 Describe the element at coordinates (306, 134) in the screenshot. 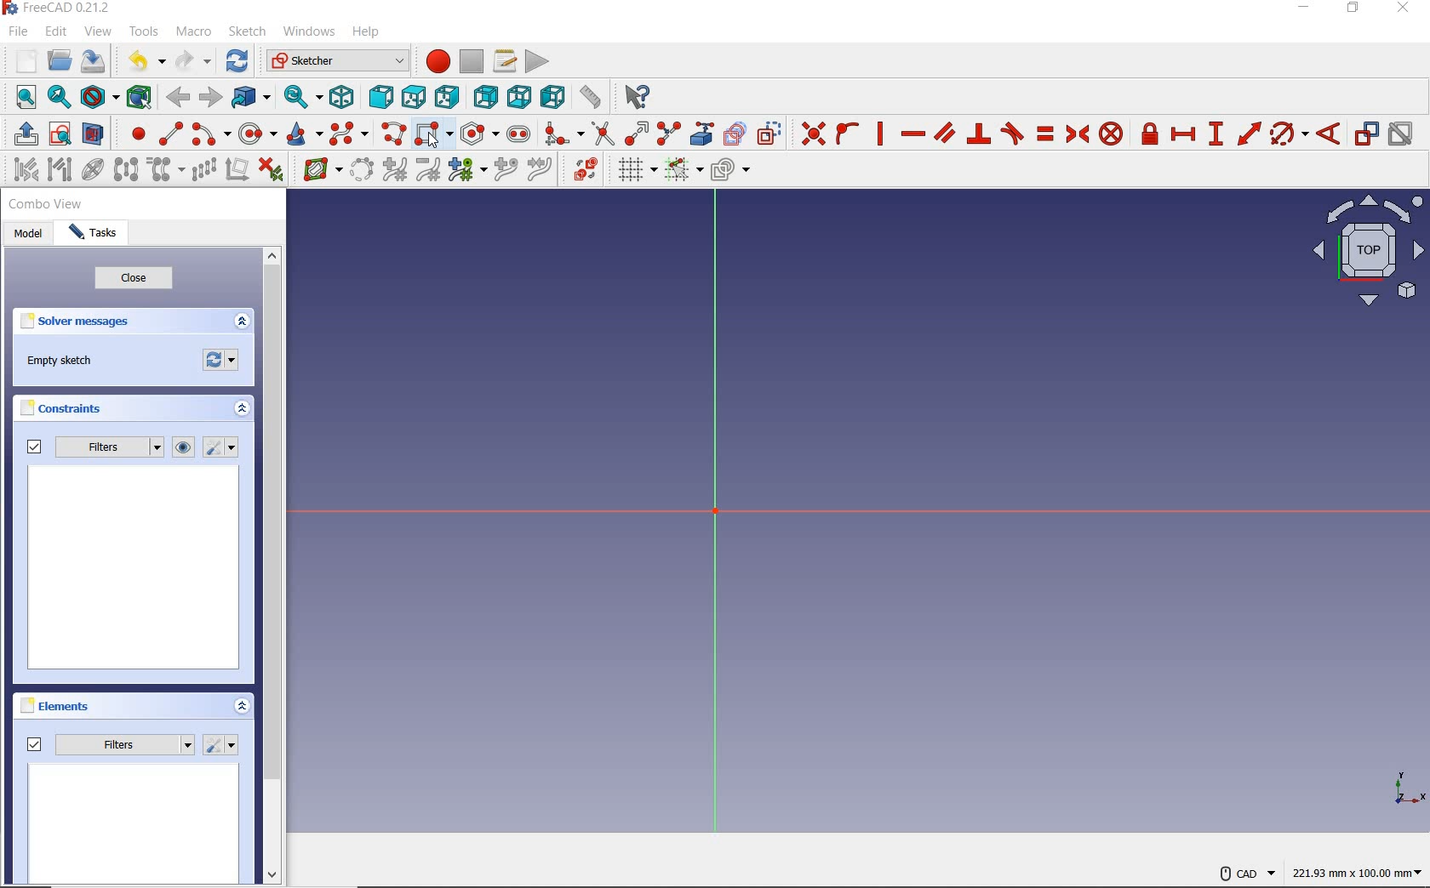

I see `create conic` at that location.